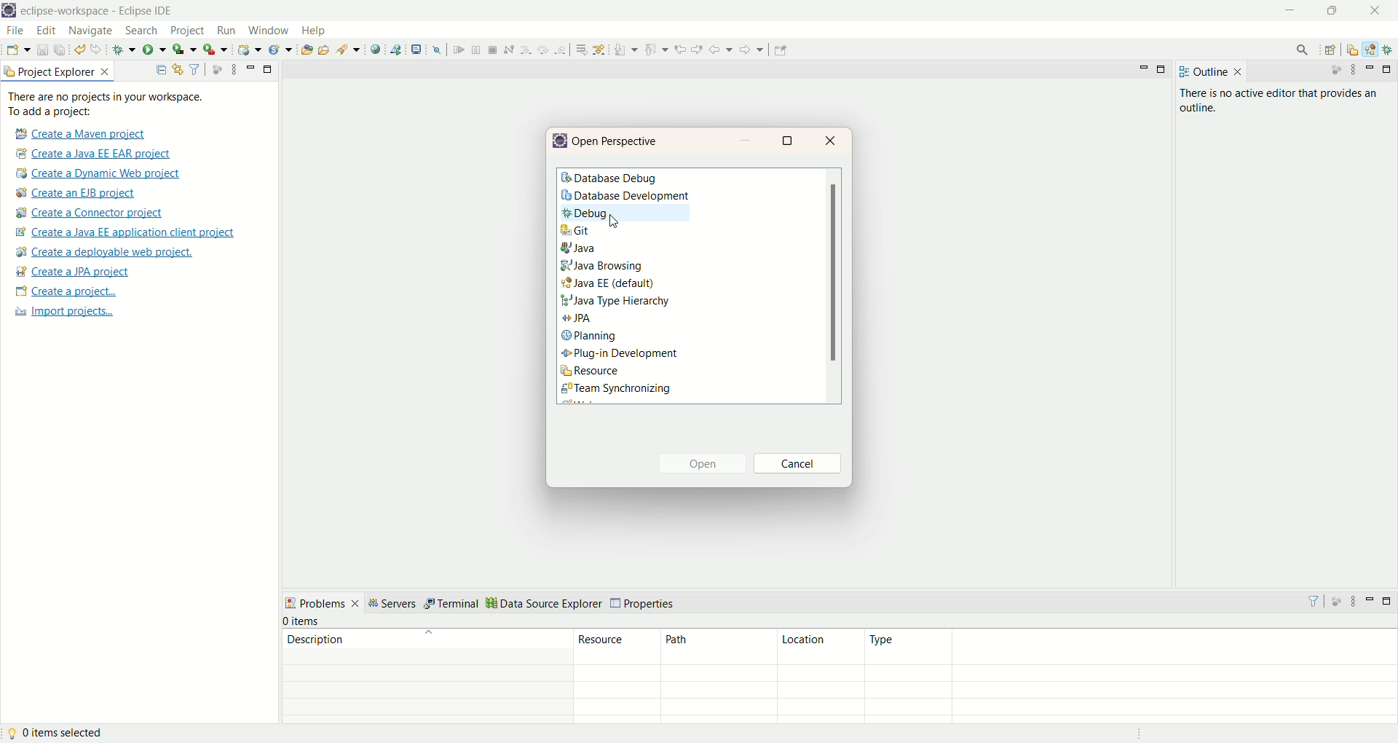 Image resolution: width=1398 pixels, height=743 pixels. I want to click on Java EE, so click(610, 283).